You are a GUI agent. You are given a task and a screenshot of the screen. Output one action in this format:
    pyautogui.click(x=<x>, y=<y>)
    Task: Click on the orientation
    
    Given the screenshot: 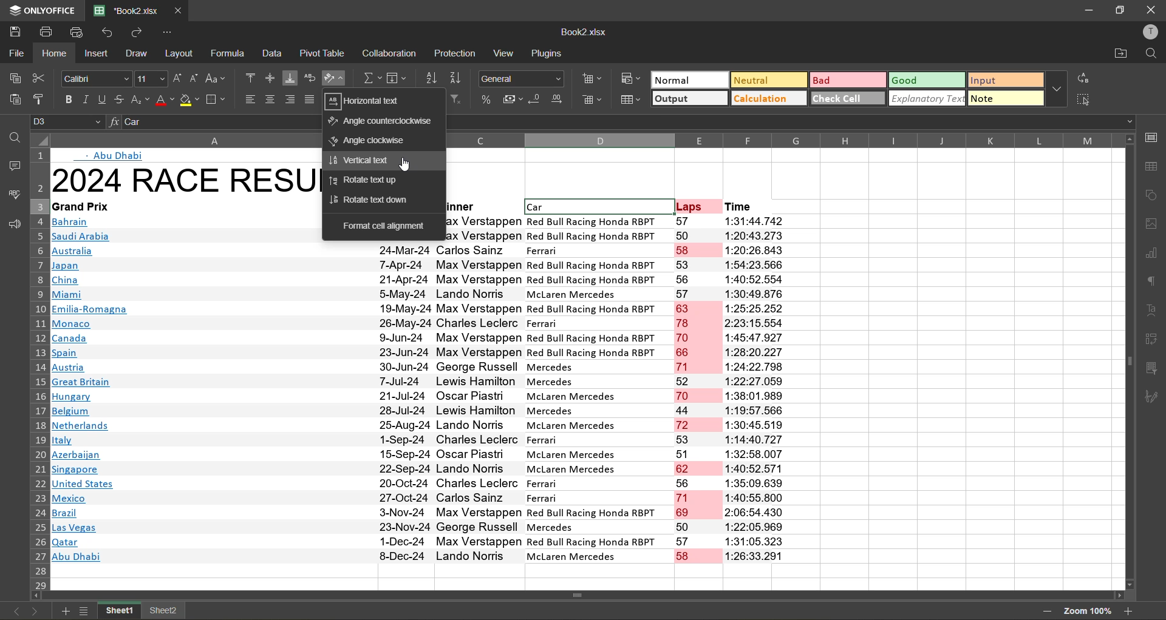 What is the action you would take?
    pyautogui.click(x=336, y=77)
    